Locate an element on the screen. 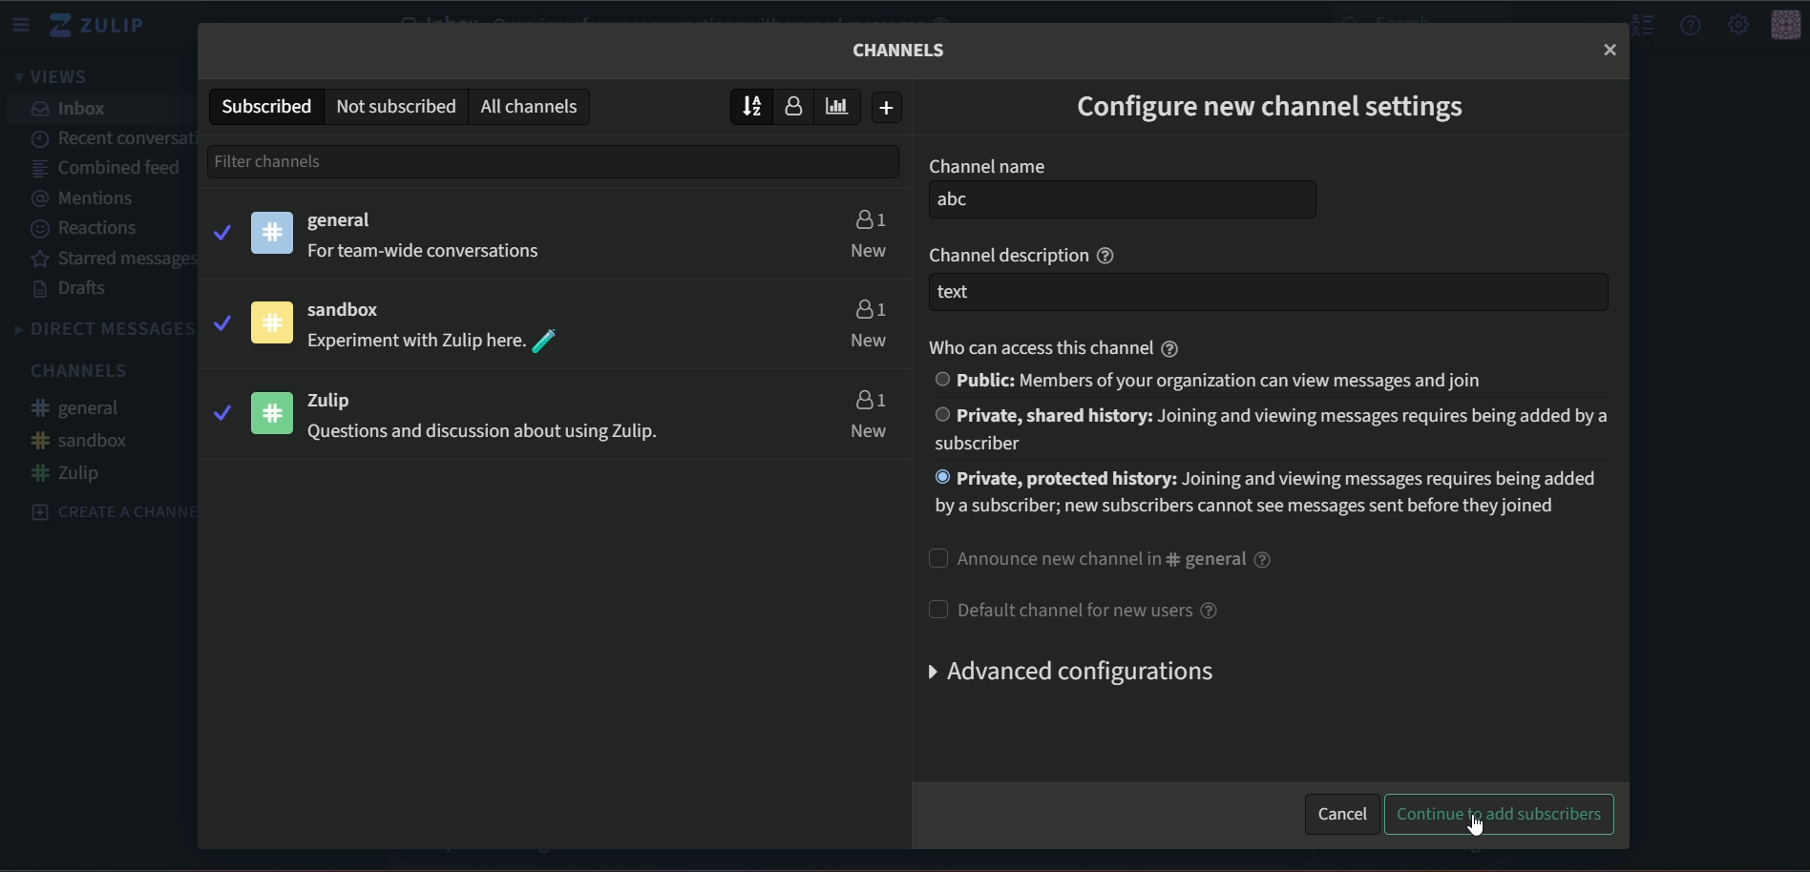 Image resolution: width=1810 pixels, height=872 pixels. direct messages is located at coordinates (102, 329).